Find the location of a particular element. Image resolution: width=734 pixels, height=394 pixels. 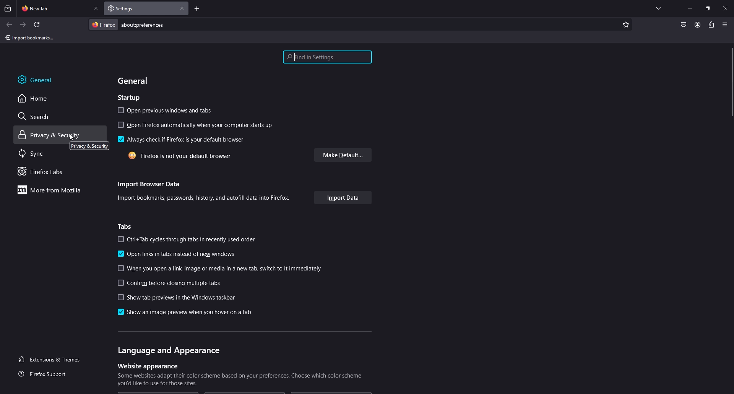

import bookmarks is located at coordinates (31, 37).